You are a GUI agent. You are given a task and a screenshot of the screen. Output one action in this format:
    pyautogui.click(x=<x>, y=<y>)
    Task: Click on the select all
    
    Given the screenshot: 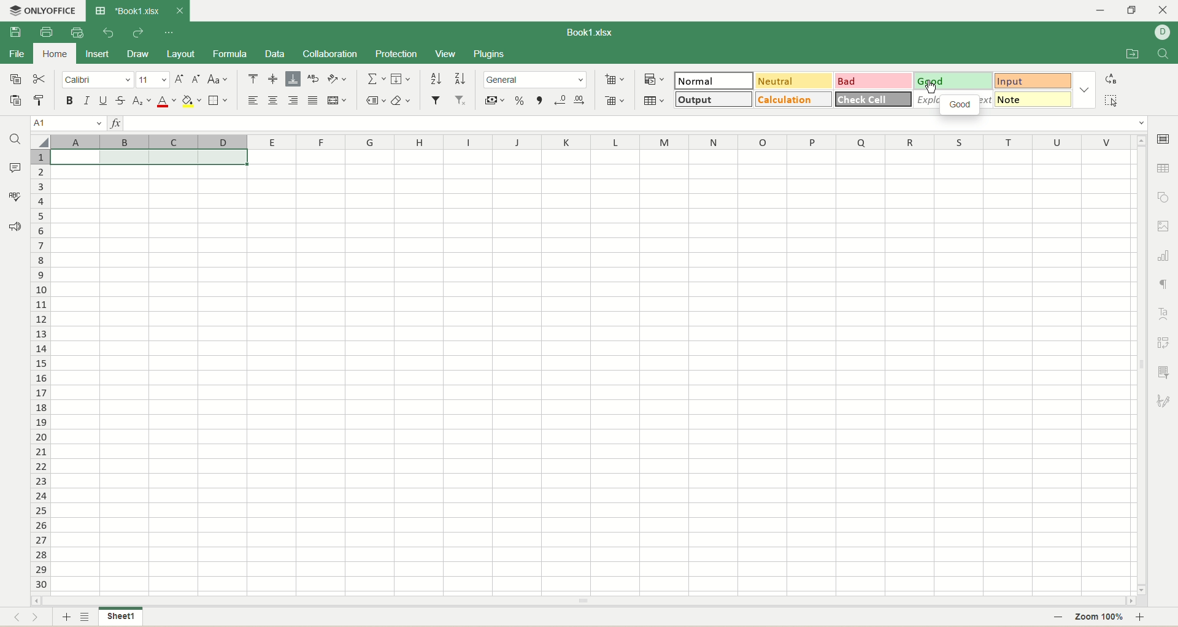 What is the action you would take?
    pyautogui.click(x=41, y=140)
    